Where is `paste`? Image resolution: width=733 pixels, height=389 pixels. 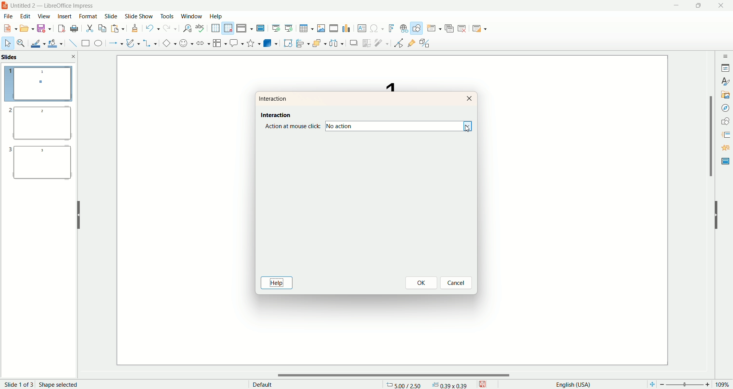 paste is located at coordinates (118, 29).